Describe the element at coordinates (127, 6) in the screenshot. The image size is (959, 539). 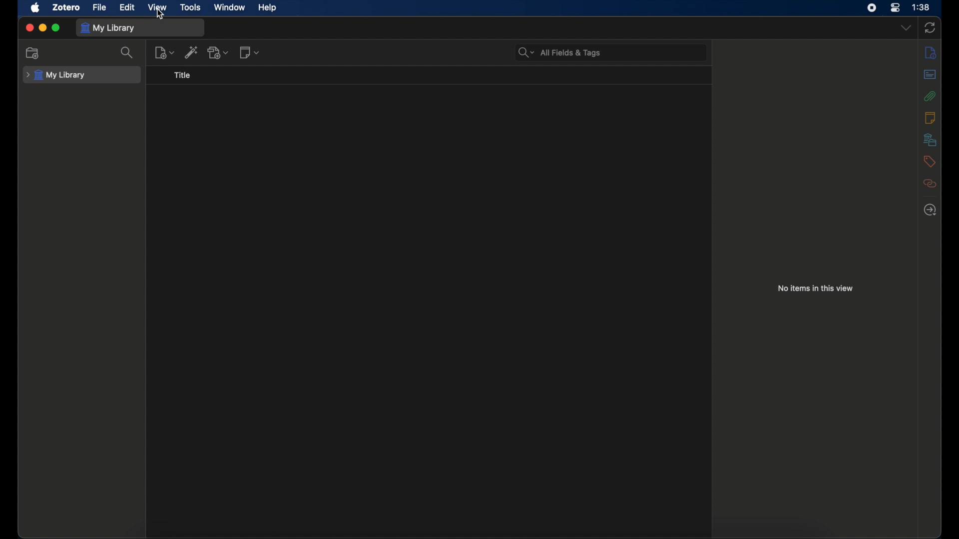
I see `edit` at that location.